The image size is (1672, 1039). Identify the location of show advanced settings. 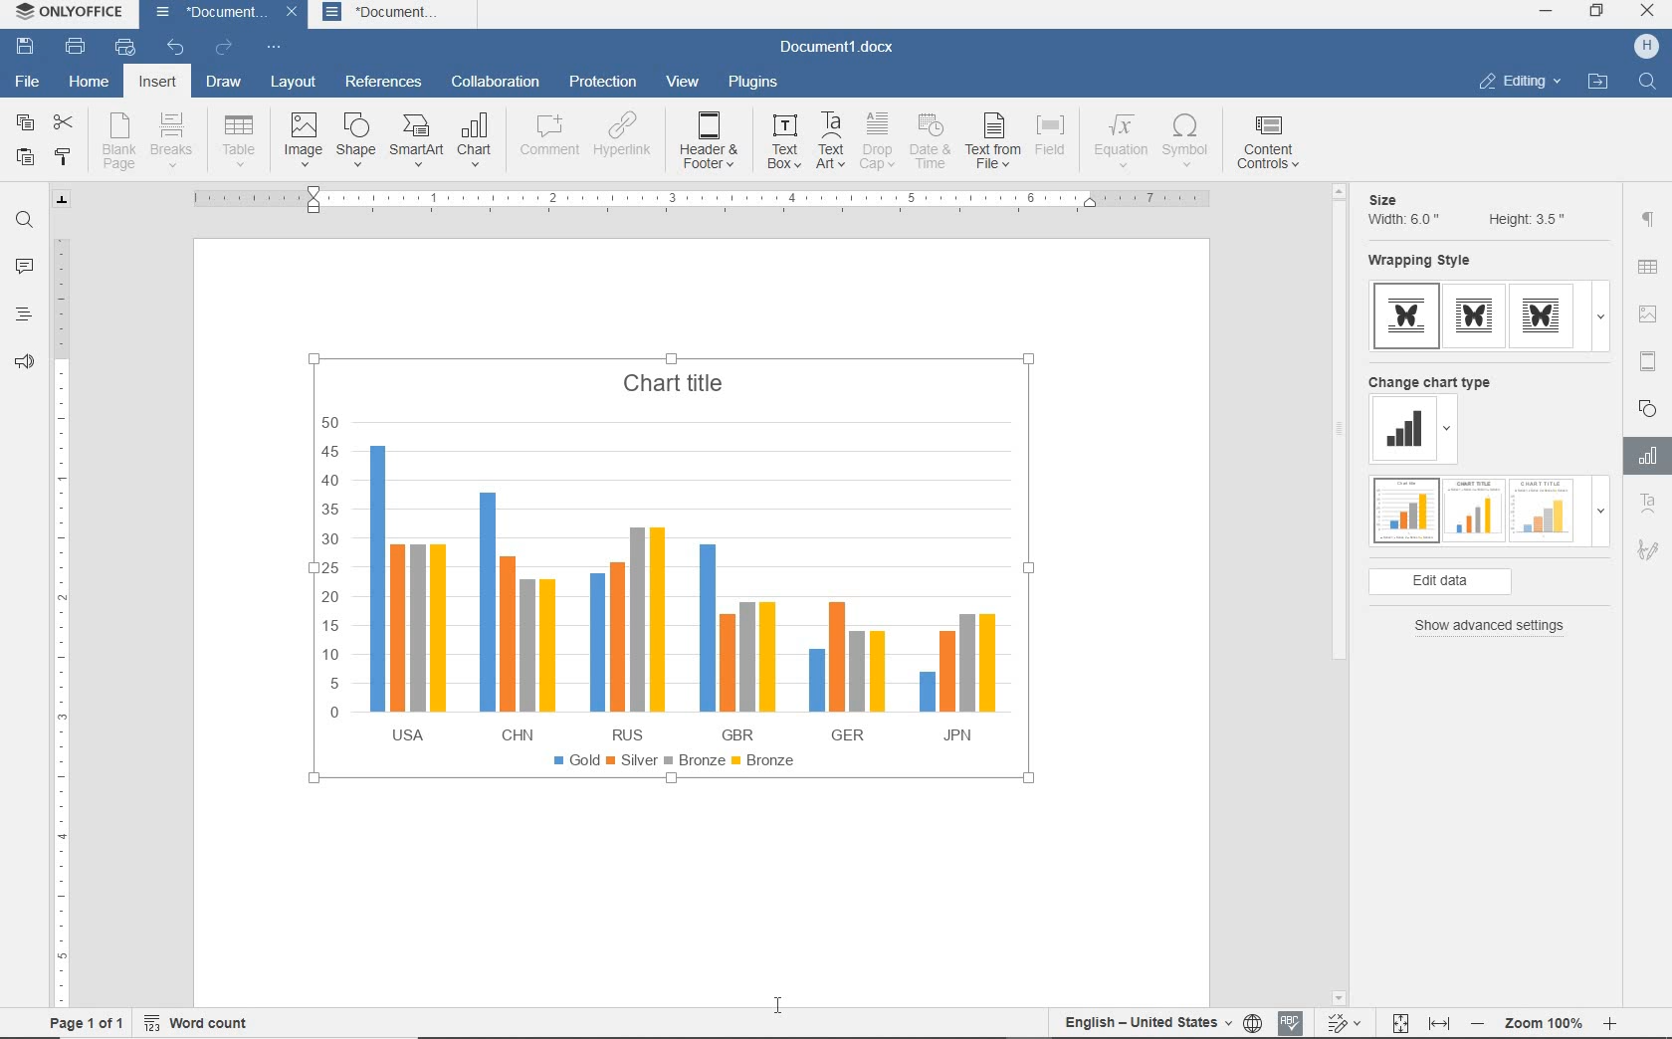
(1495, 626).